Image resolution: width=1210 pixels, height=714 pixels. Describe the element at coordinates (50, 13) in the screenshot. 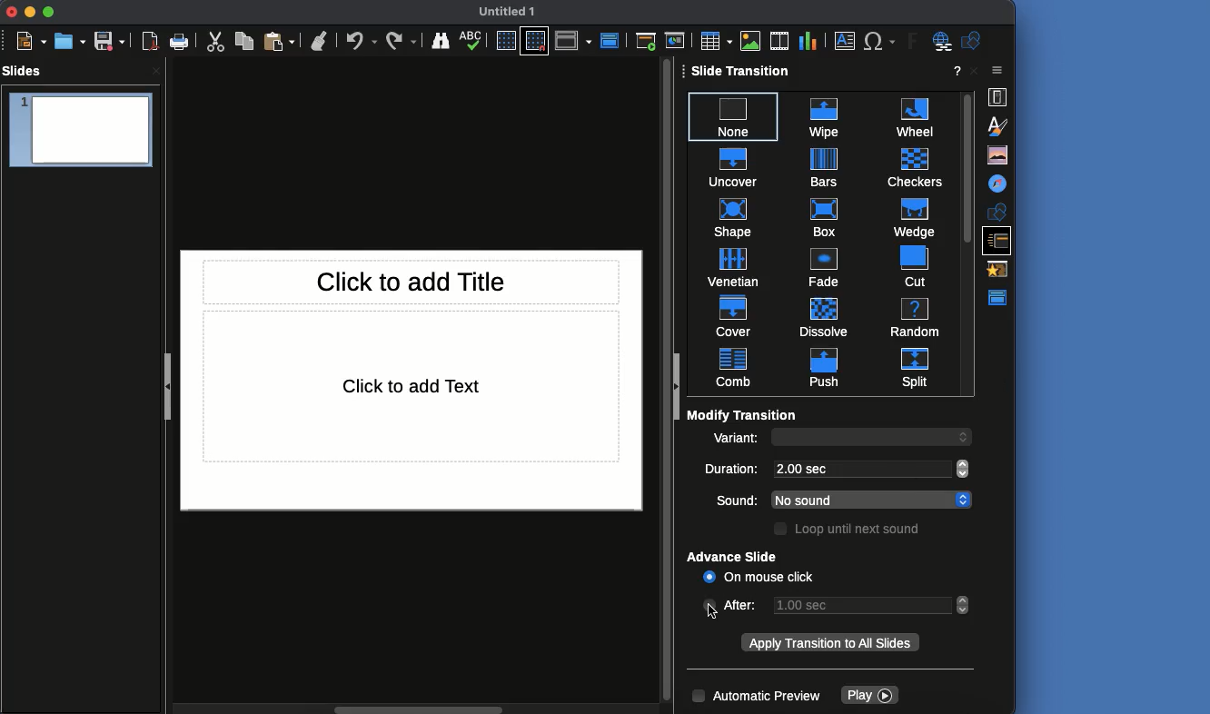

I see `Maximize` at that location.